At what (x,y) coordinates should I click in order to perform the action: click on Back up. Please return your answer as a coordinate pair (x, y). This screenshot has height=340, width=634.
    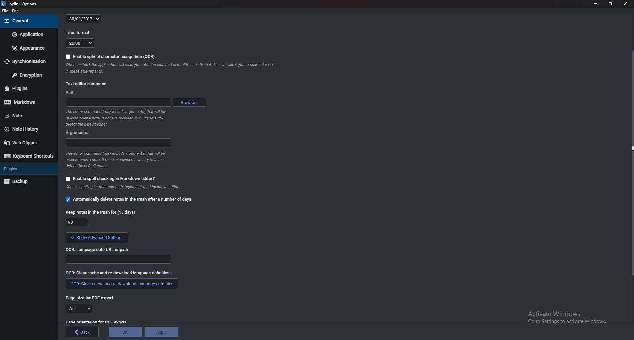
    Looking at the image, I should click on (24, 182).